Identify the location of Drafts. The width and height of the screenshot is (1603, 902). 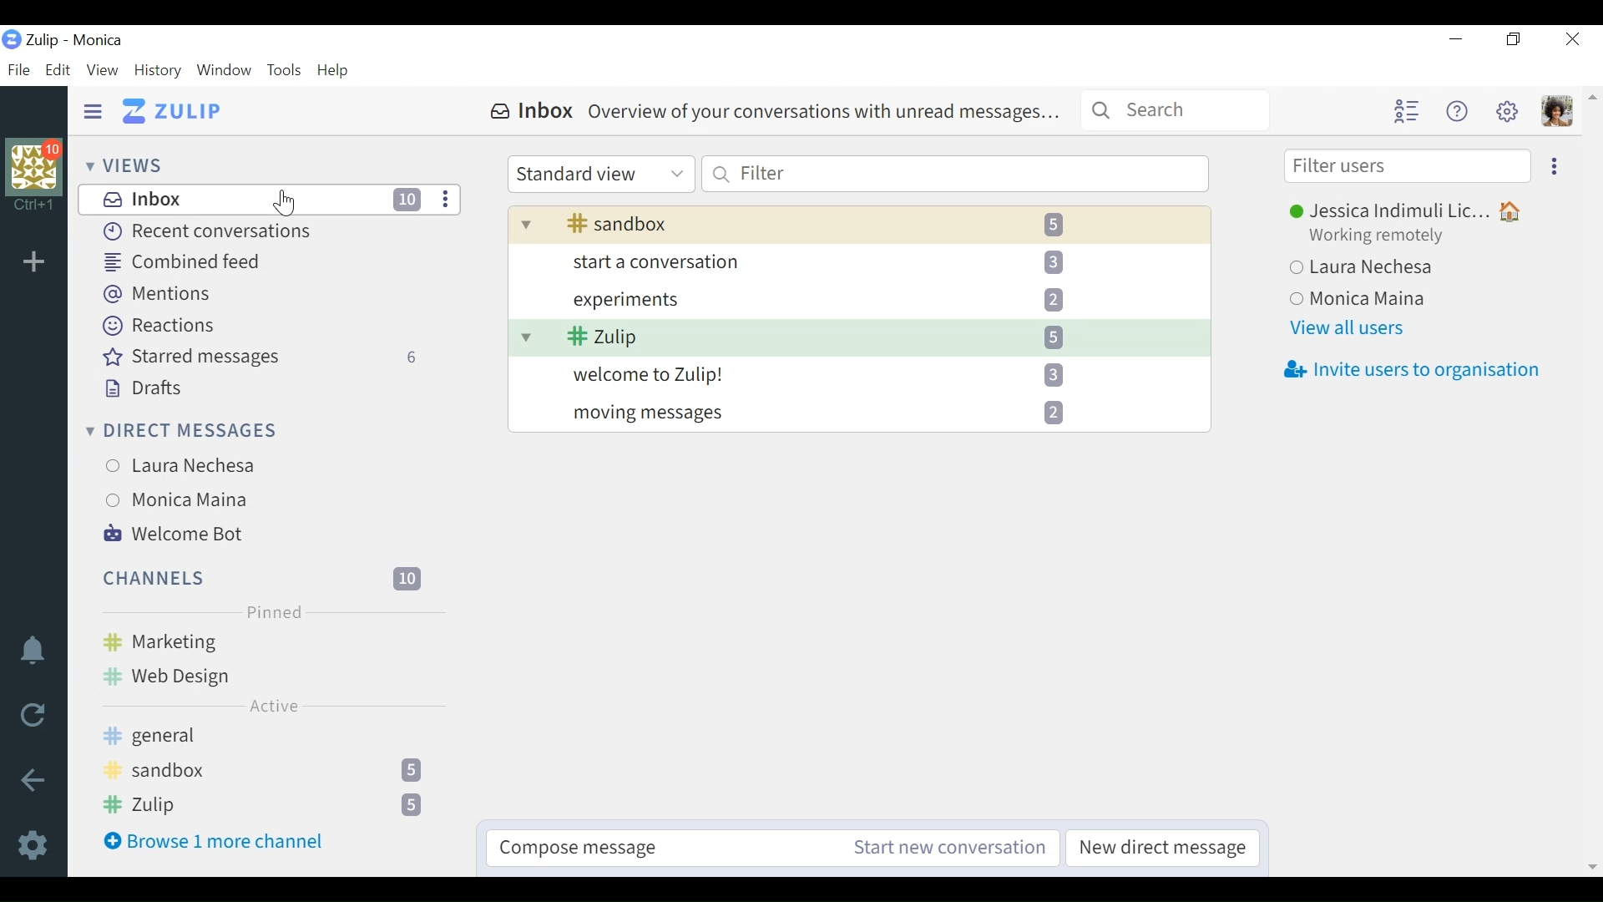
(139, 388).